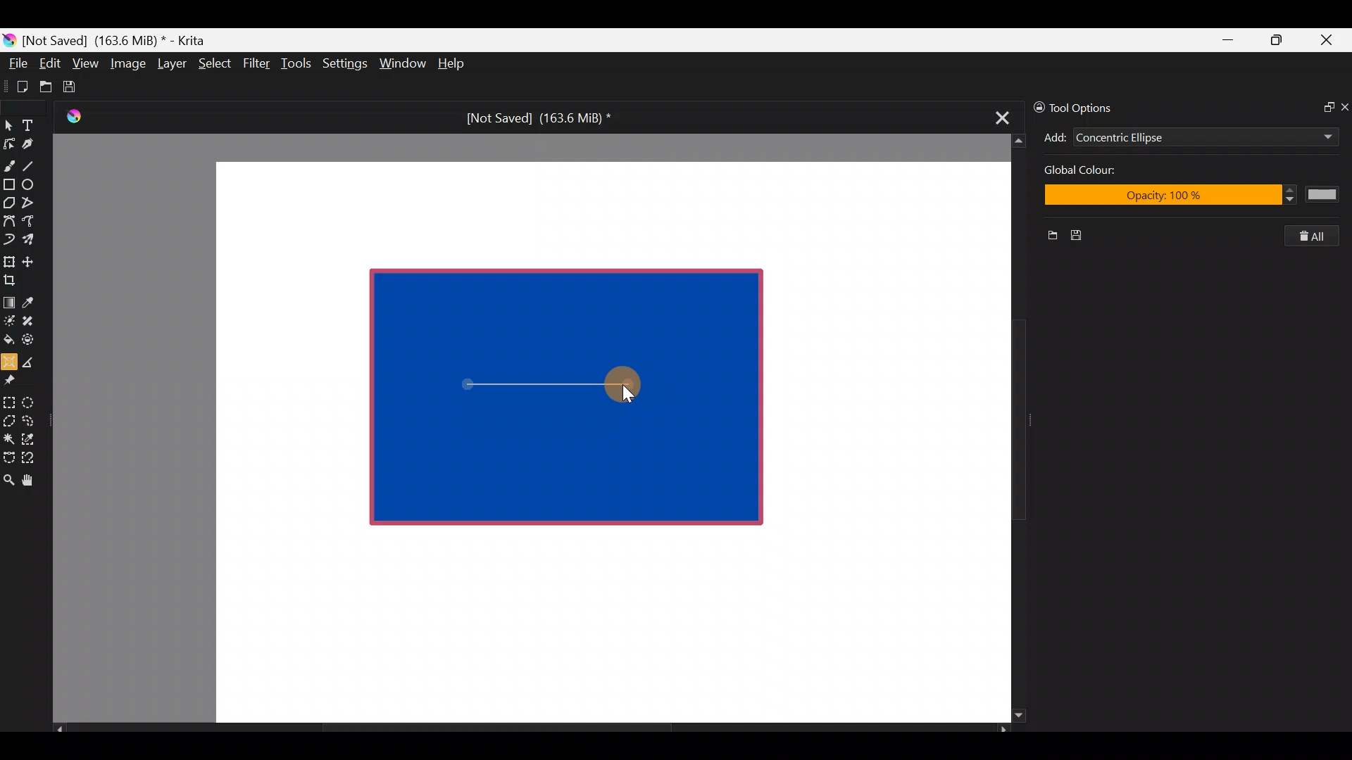  I want to click on Krita logo, so click(9, 39).